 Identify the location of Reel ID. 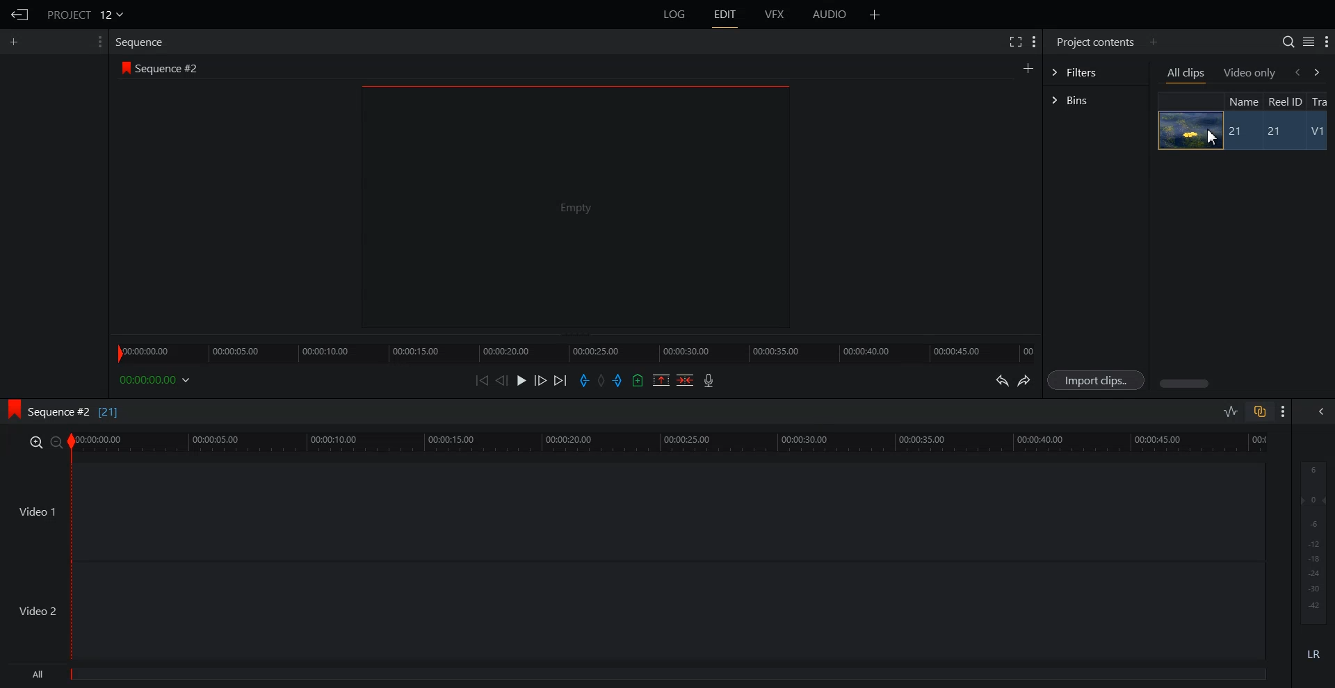
(1284, 101).